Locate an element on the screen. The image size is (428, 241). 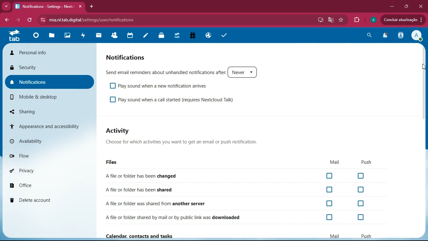
back is located at coordinates (6, 20).